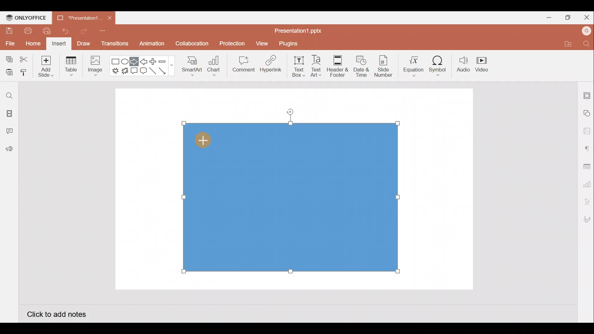 Image resolution: width=594 pixels, height=334 pixels. What do you see at coordinates (300, 30) in the screenshot?
I see `Presentation1.pptx` at bounding box center [300, 30].